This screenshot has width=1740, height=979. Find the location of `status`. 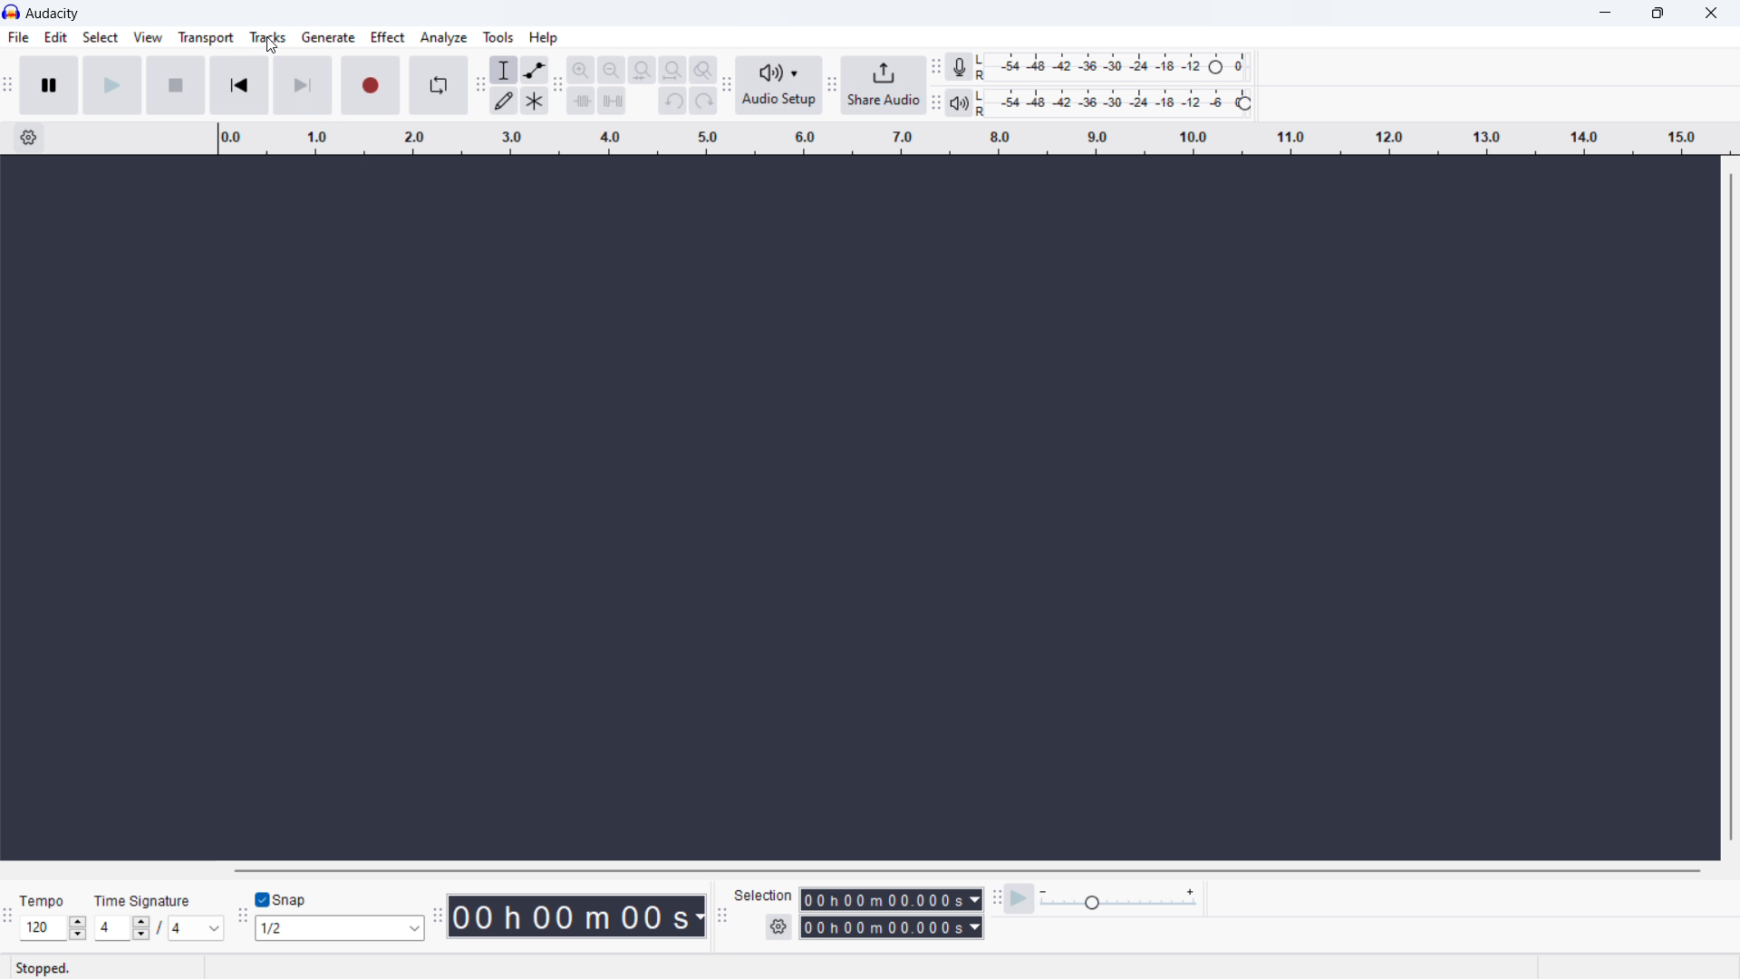

status is located at coordinates (44, 967).